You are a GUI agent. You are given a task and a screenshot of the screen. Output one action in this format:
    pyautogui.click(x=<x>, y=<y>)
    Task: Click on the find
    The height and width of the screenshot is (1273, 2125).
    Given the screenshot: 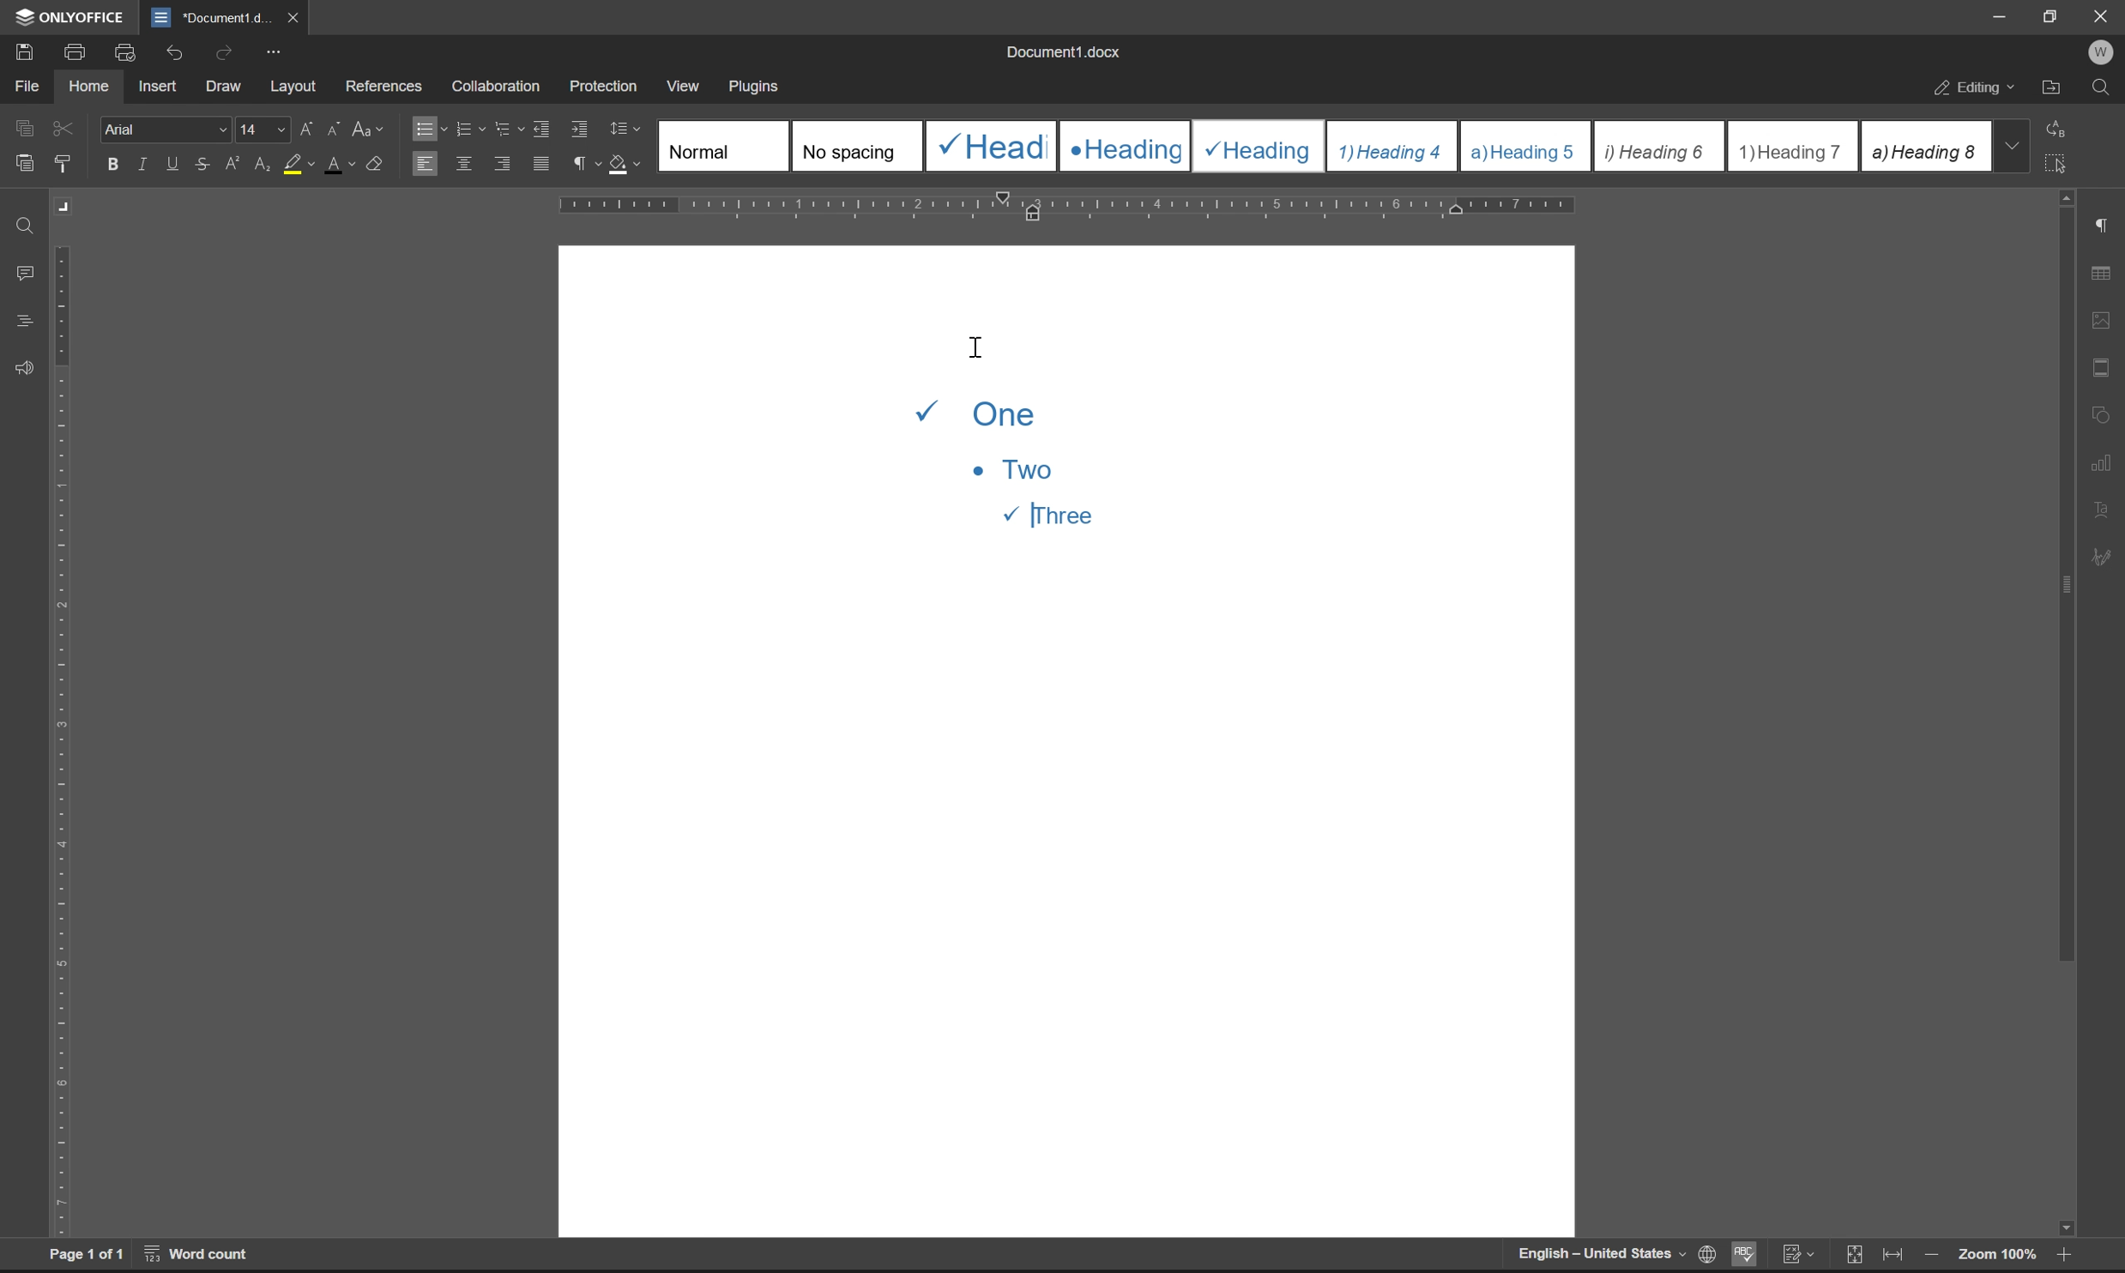 What is the action you would take?
    pyautogui.click(x=2101, y=88)
    